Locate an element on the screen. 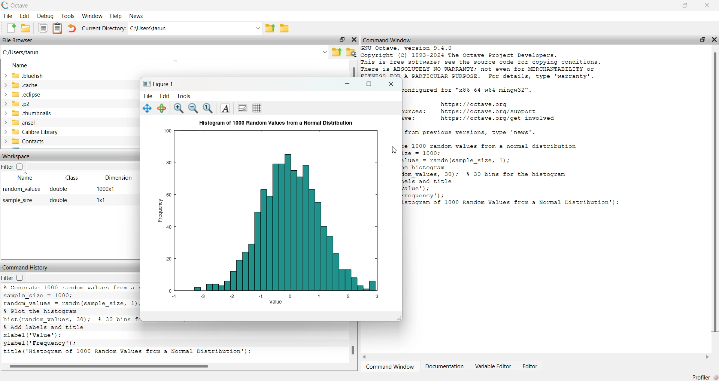  .p2 is located at coordinates (16, 104).